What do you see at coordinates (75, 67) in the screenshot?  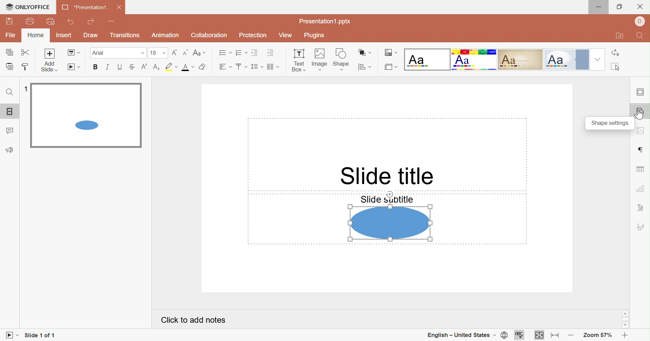 I see `Start slideshow` at bounding box center [75, 67].